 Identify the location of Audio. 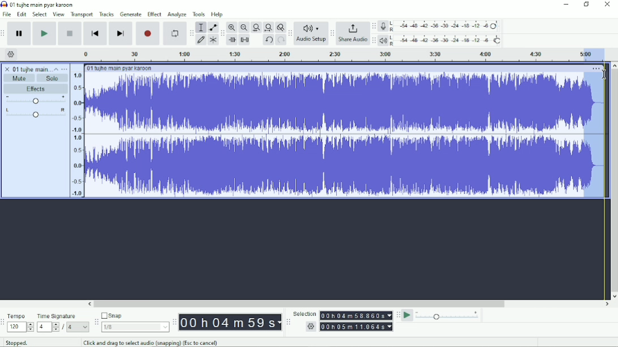
(346, 136).